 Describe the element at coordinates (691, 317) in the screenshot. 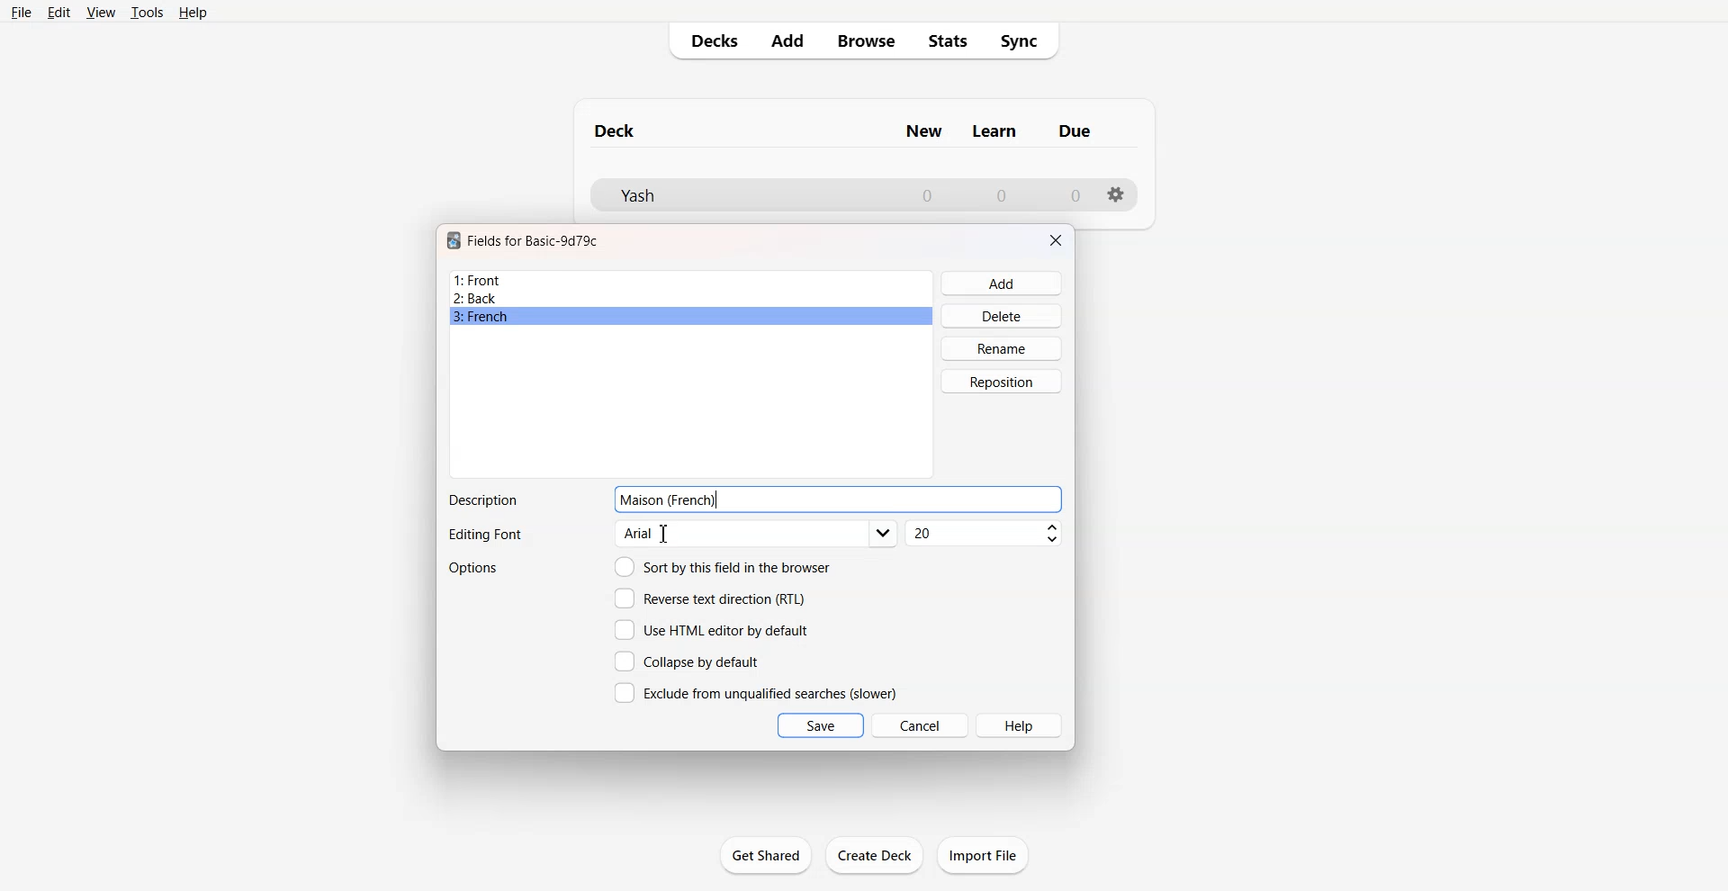

I see `French` at that location.